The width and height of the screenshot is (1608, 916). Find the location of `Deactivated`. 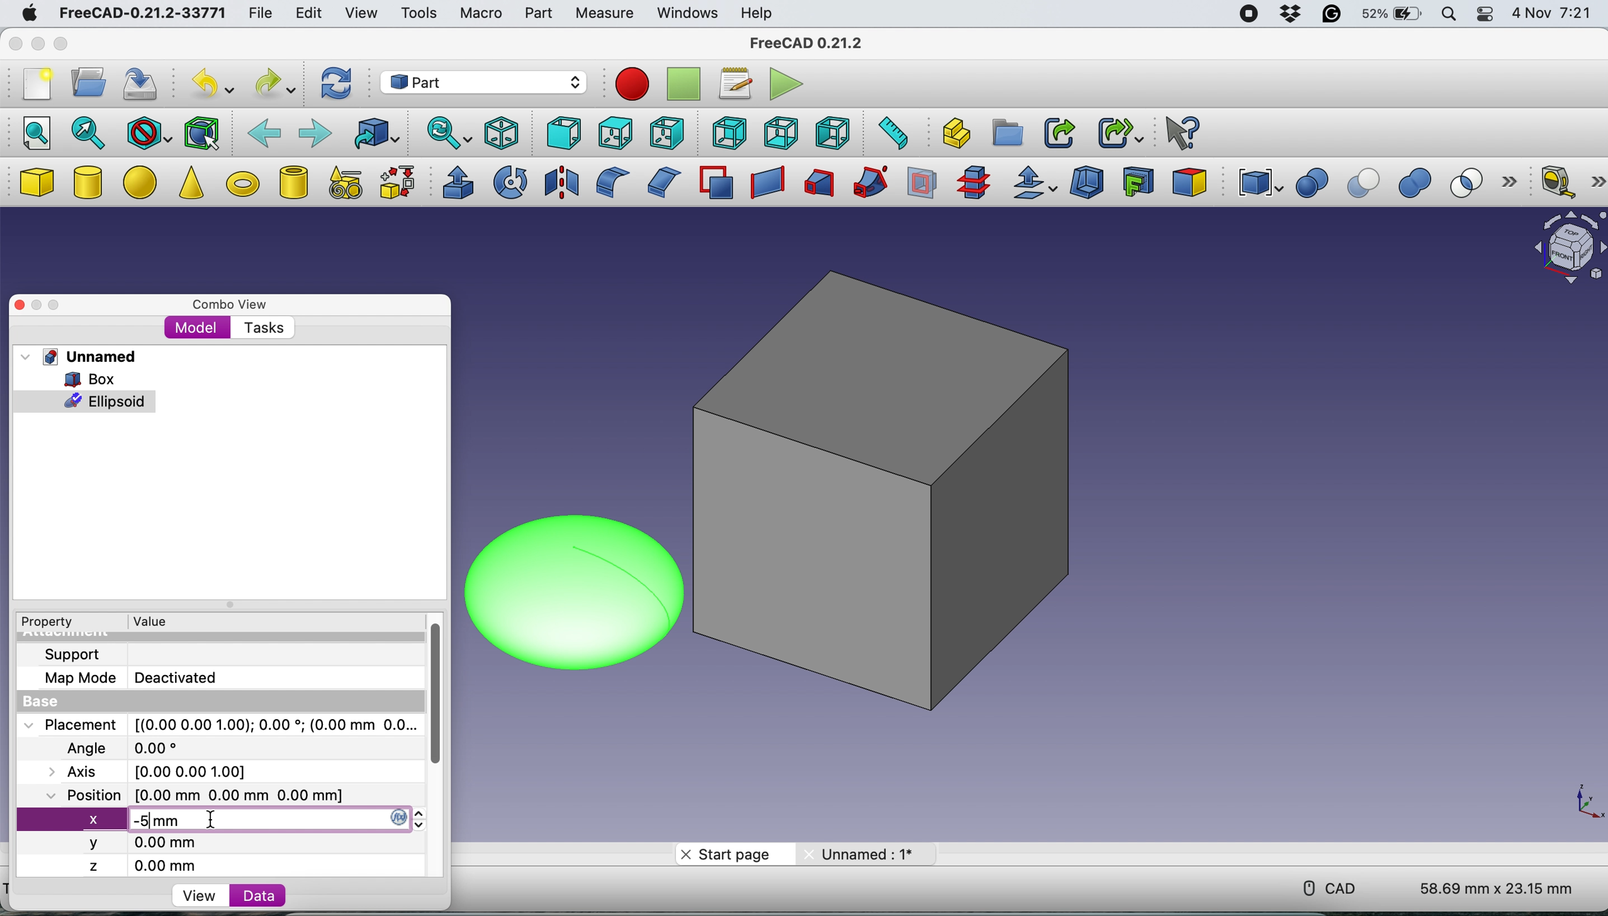

Deactivated is located at coordinates (181, 676).